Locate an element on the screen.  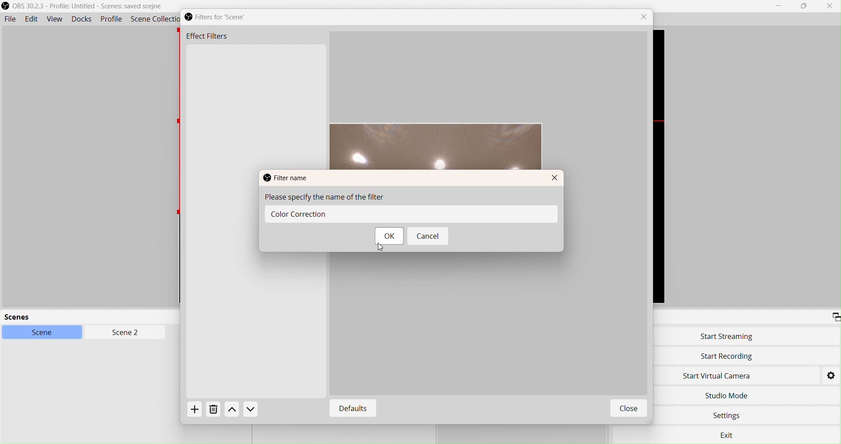
Start Virtual Camera is located at coordinates (722, 375).